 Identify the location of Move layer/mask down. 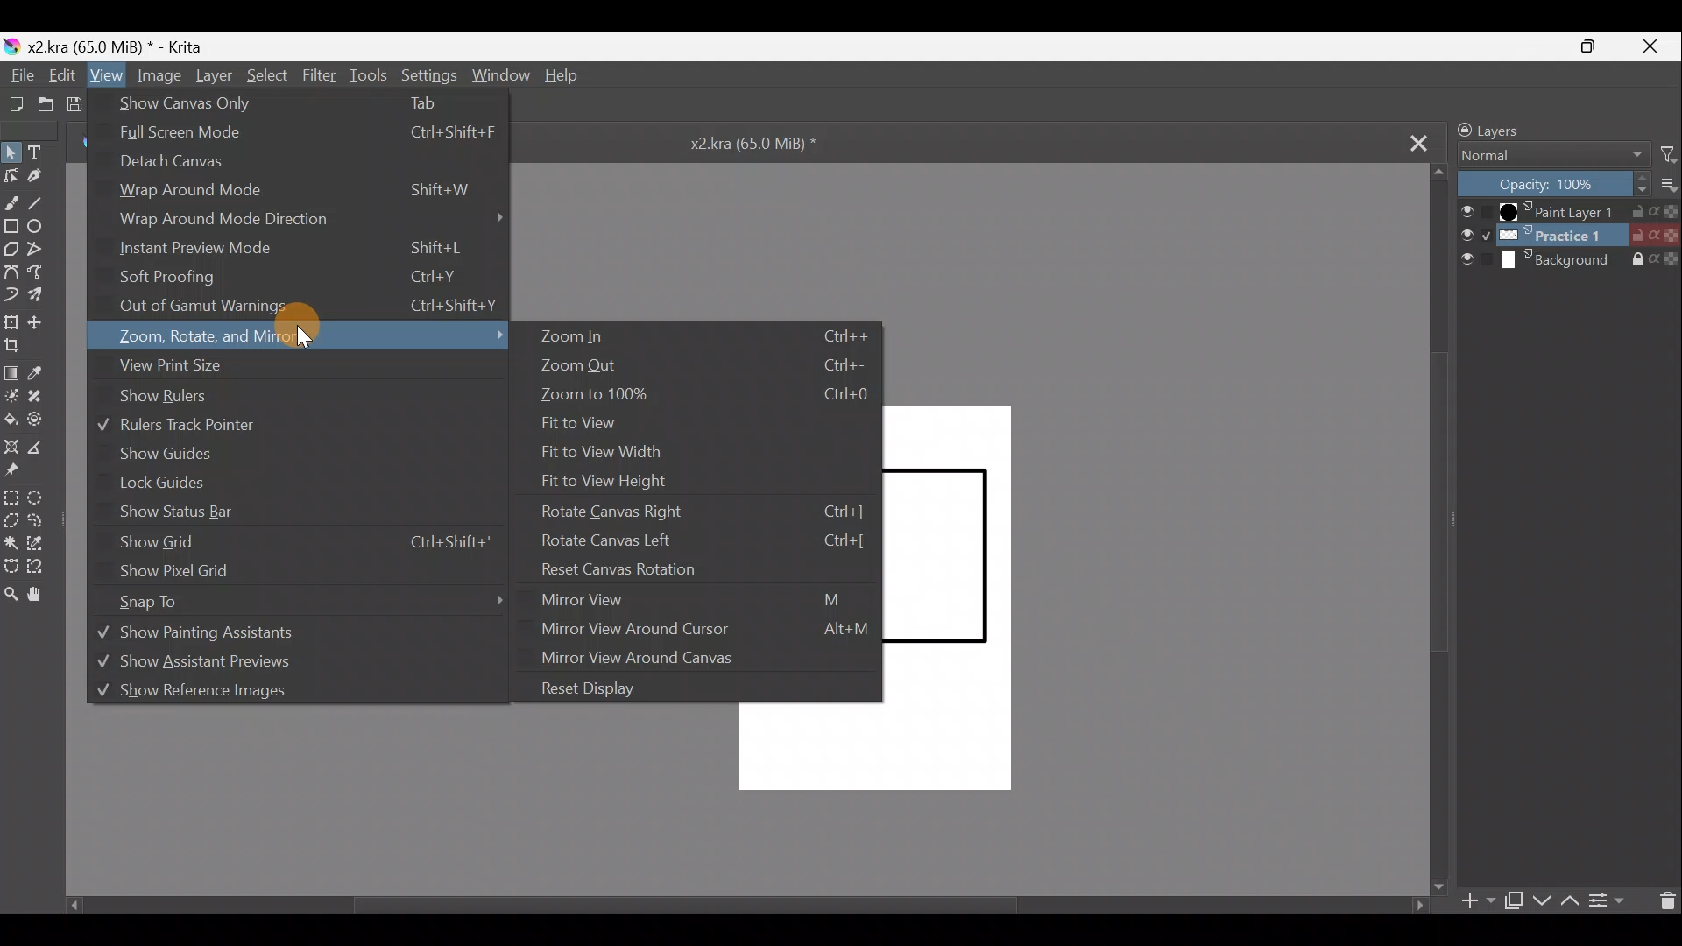
(1542, 901).